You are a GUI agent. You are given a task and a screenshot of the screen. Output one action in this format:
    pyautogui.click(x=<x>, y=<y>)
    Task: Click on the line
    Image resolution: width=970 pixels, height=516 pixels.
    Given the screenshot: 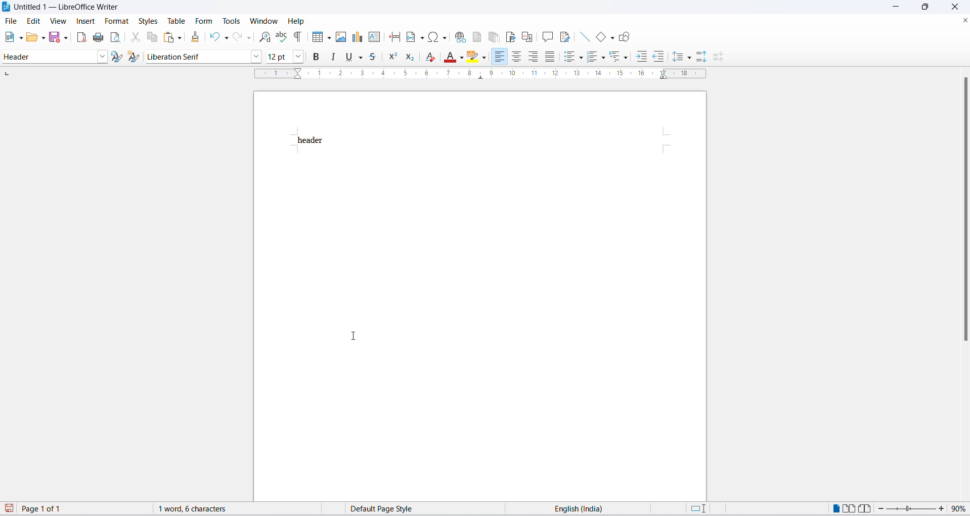 What is the action you would take?
    pyautogui.click(x=581, y=36)
    